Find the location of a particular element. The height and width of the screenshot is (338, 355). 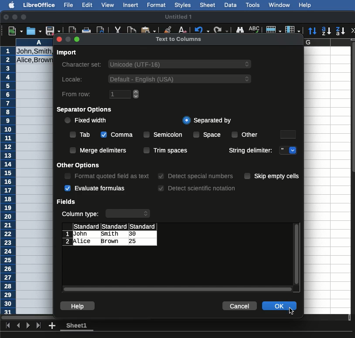

Maximize is located at coordinates (24, 17).